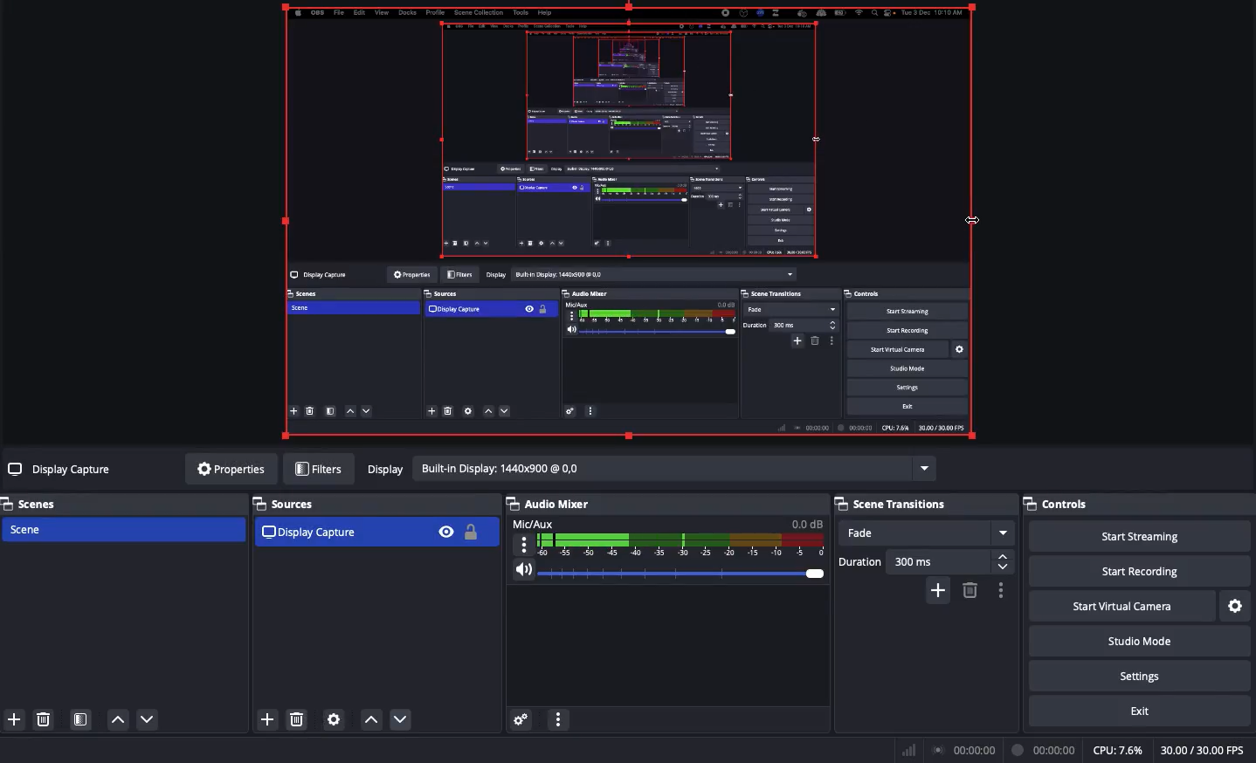  I want to click on Options, so click(998, 590).